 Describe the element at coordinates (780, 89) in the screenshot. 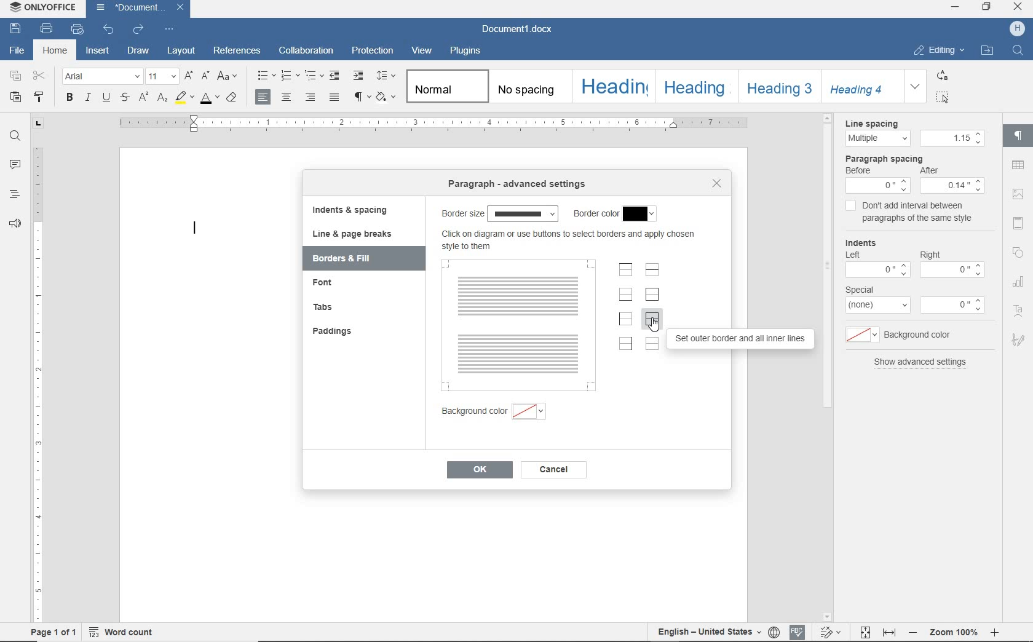

I see `heading3` at that location.